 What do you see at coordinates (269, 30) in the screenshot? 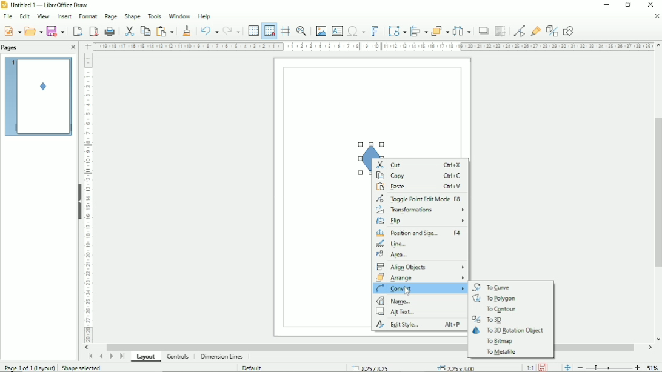
I see `Snap to grid` at bounding box center [269, 30].